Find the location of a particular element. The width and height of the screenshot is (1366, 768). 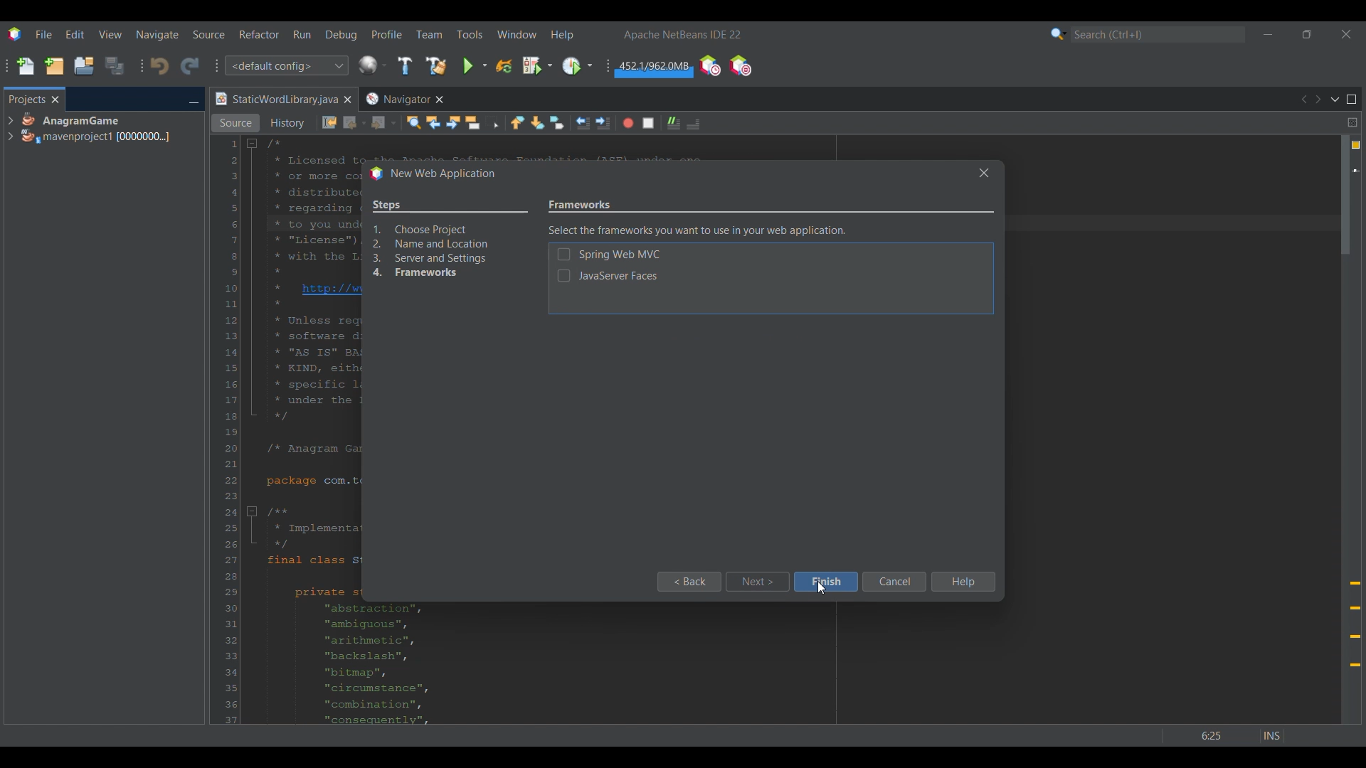

 is located at coordinates (980, 172).